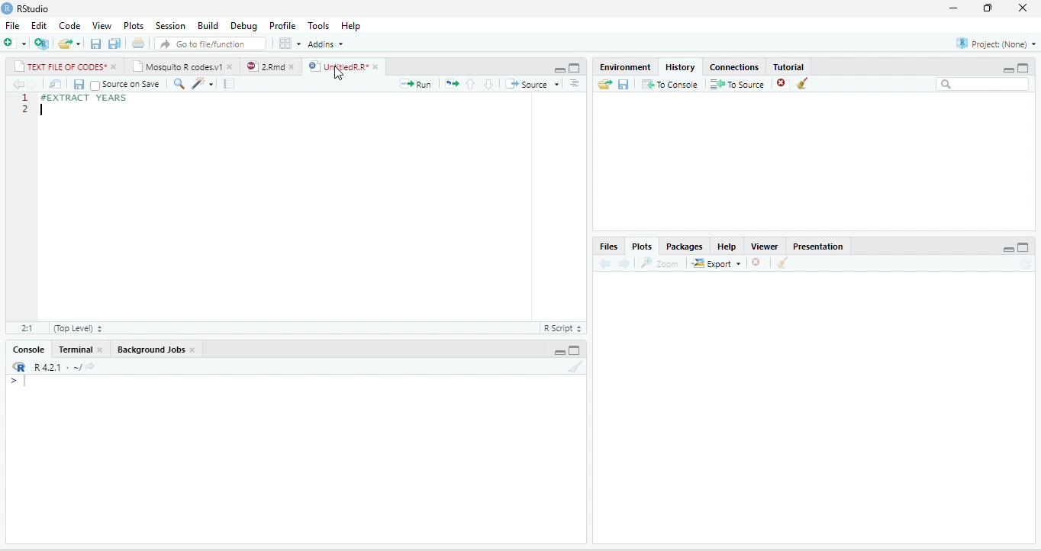 This screenshot has height=551, width=1041. I want to click on Zoom, so click(659, 263).